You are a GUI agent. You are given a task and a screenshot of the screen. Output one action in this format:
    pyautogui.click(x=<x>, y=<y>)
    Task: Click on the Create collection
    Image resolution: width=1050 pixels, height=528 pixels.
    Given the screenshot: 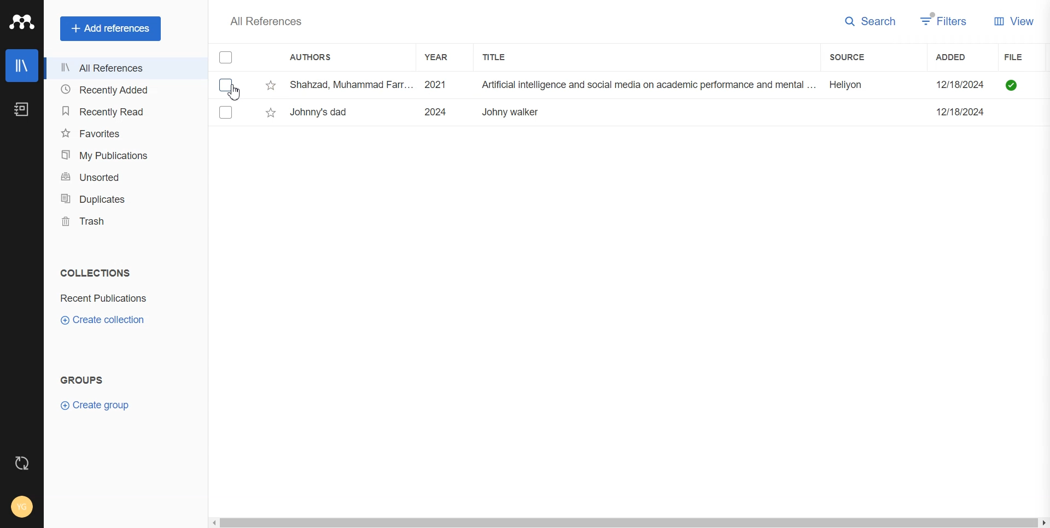 What is the action you would take?
    pyautogui.click(x=103, y=319)
    